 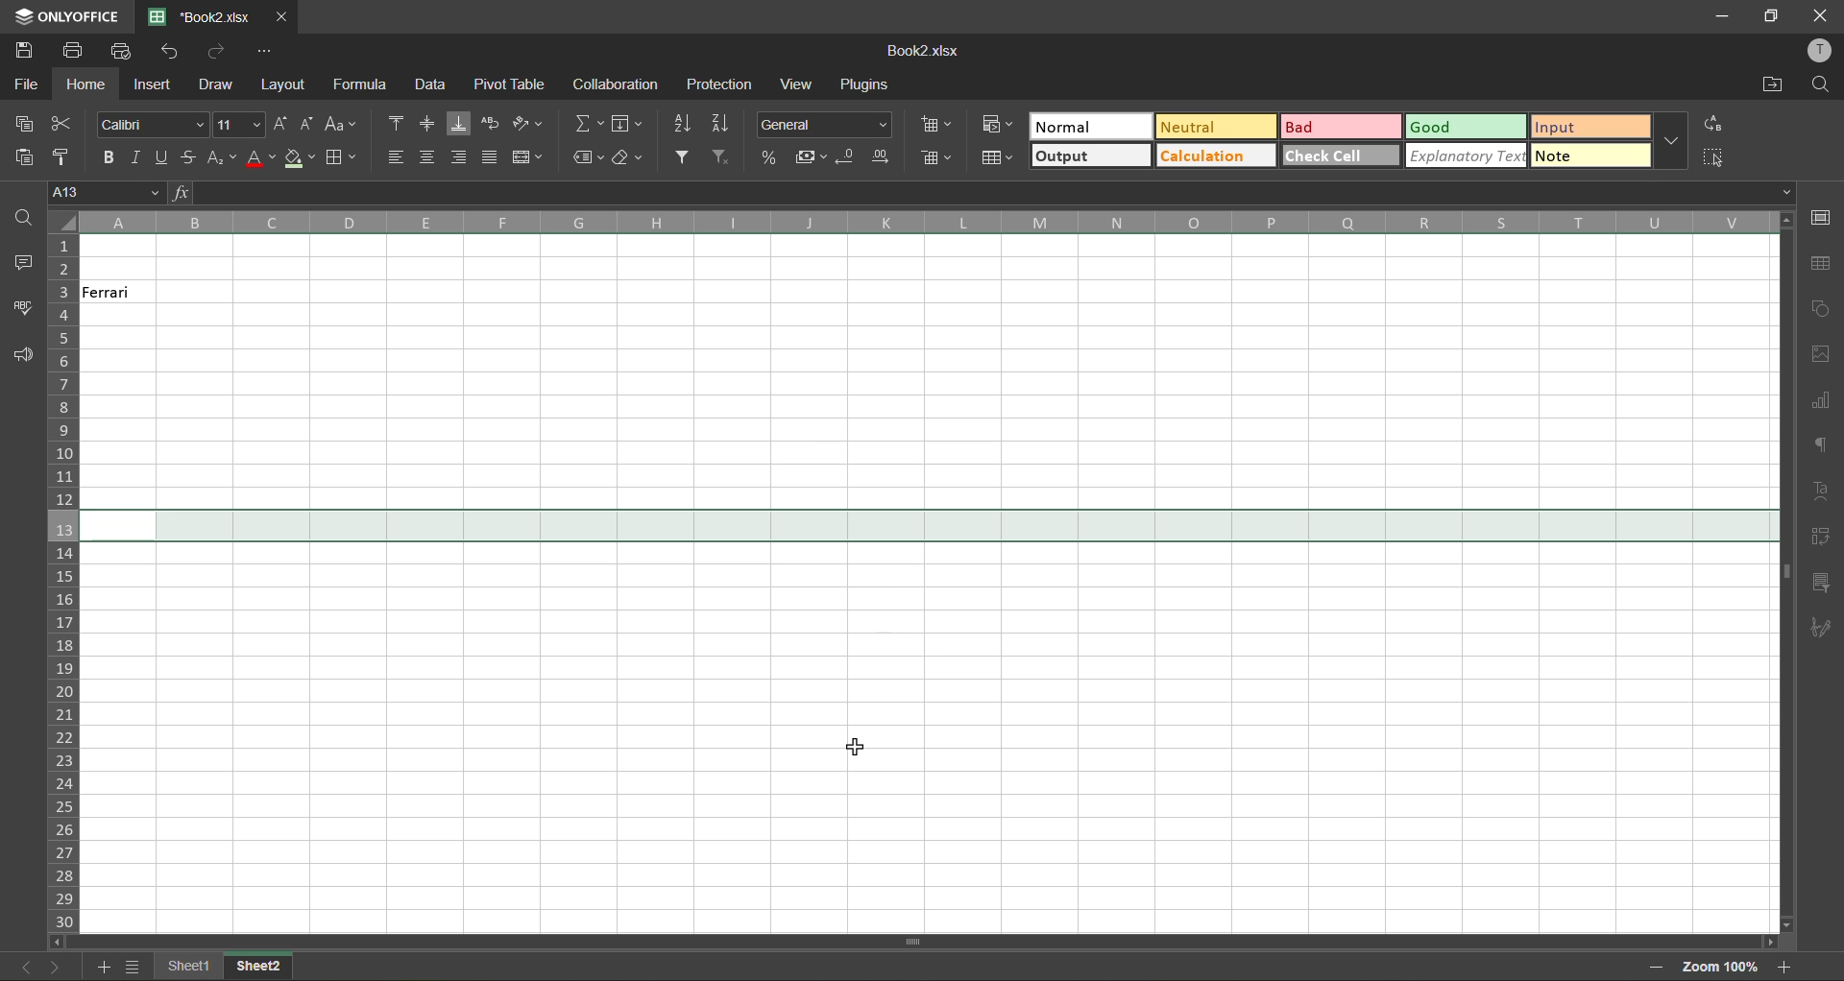 What do you see at coordinates (183, 192) in the screenshot?
I see `fx` at bounding box center [183, 192].